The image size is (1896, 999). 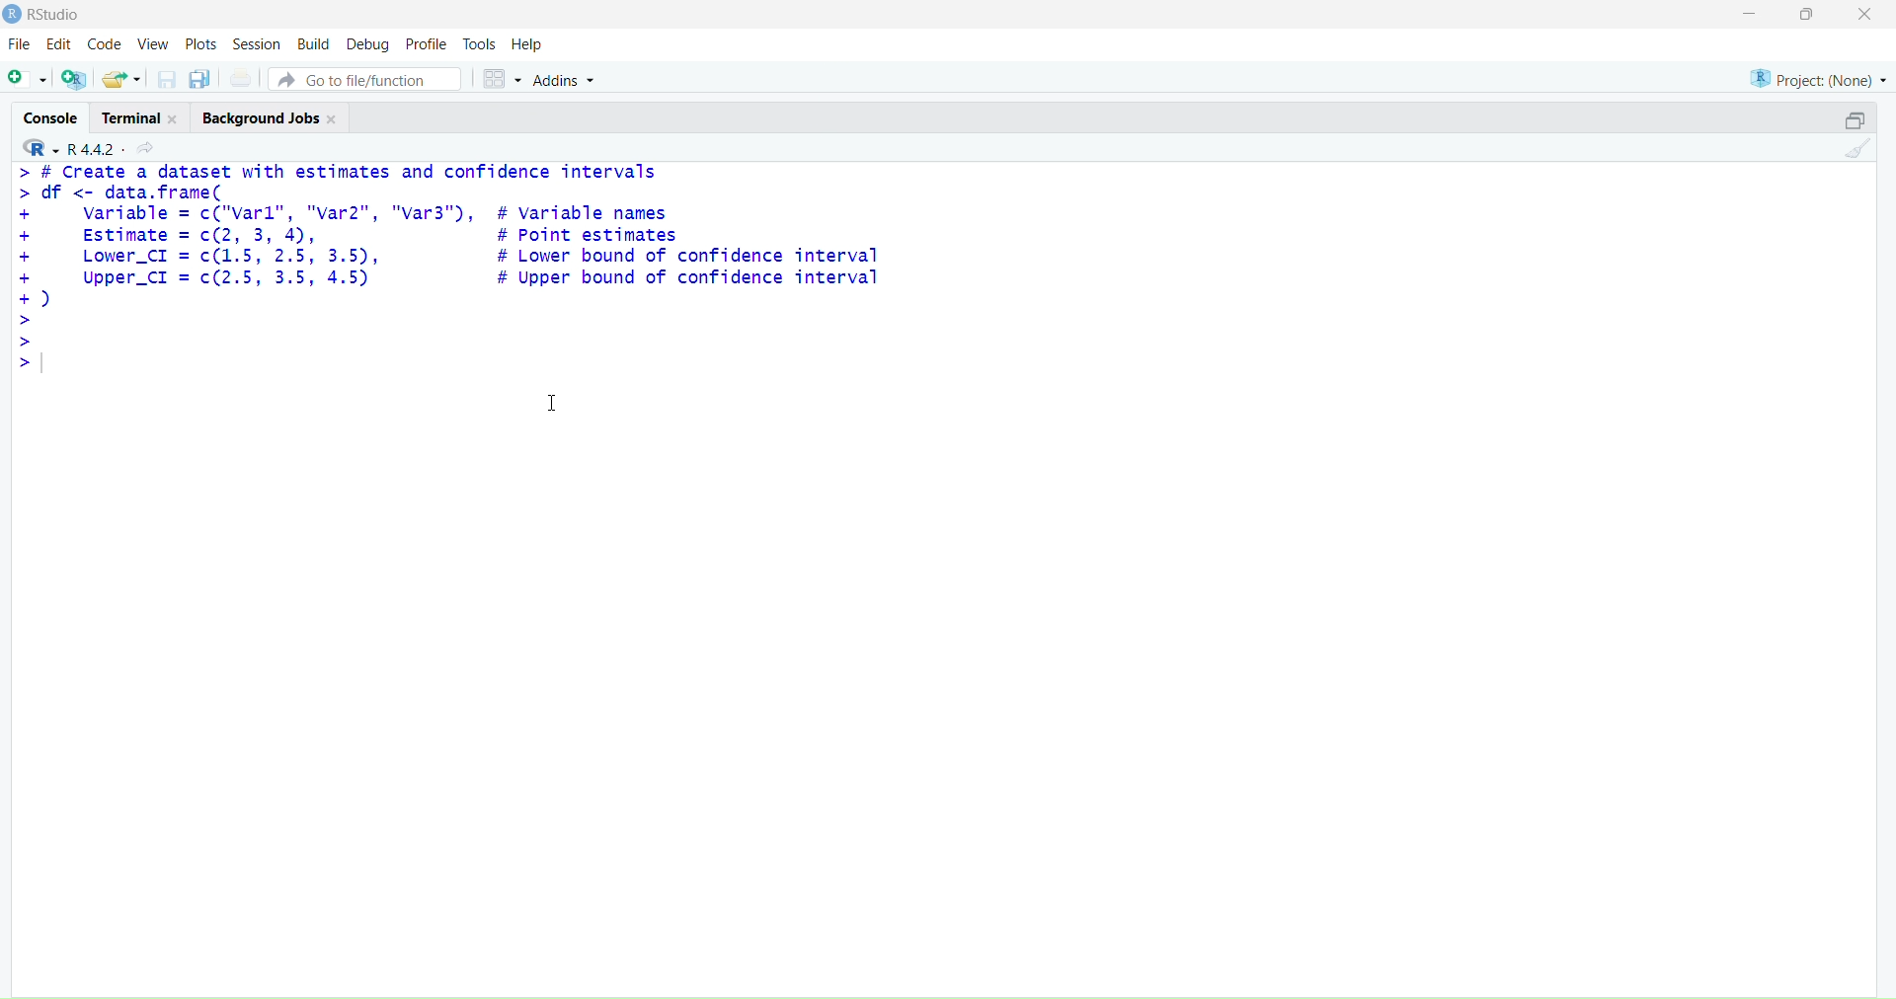 I want to click on Background Jobs, so click(x=271, y=116).